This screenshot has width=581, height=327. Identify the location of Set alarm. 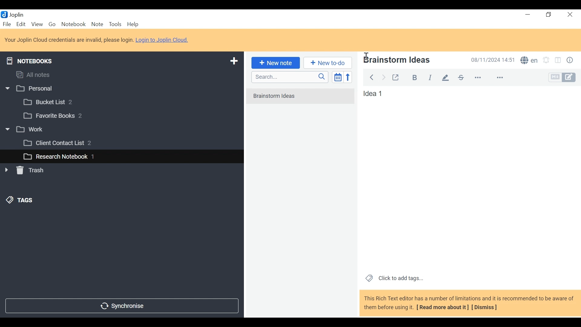
(546, 61).